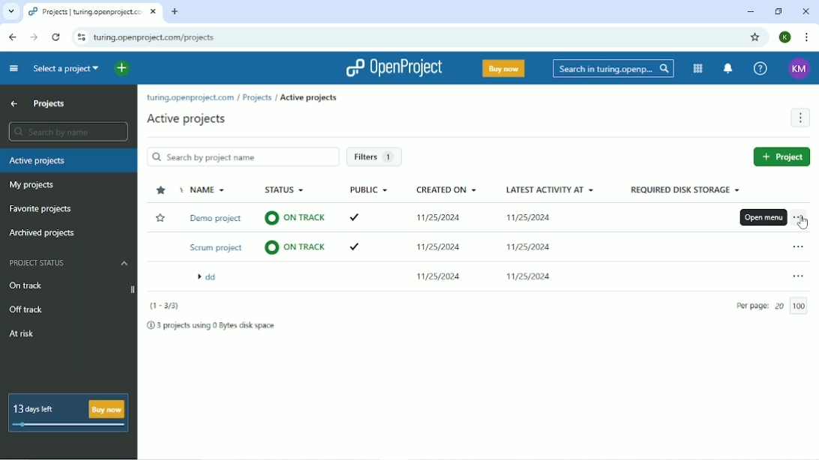 The width and height of the screenshot is (819, 460). Describe the element at coordinates (219, 219) in the screenshot. I see `Demo project` at that location.